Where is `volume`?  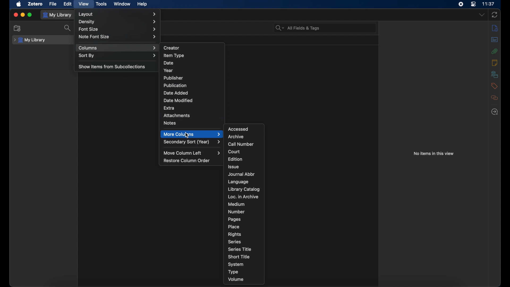 volume is located at coordinates (236, 280).